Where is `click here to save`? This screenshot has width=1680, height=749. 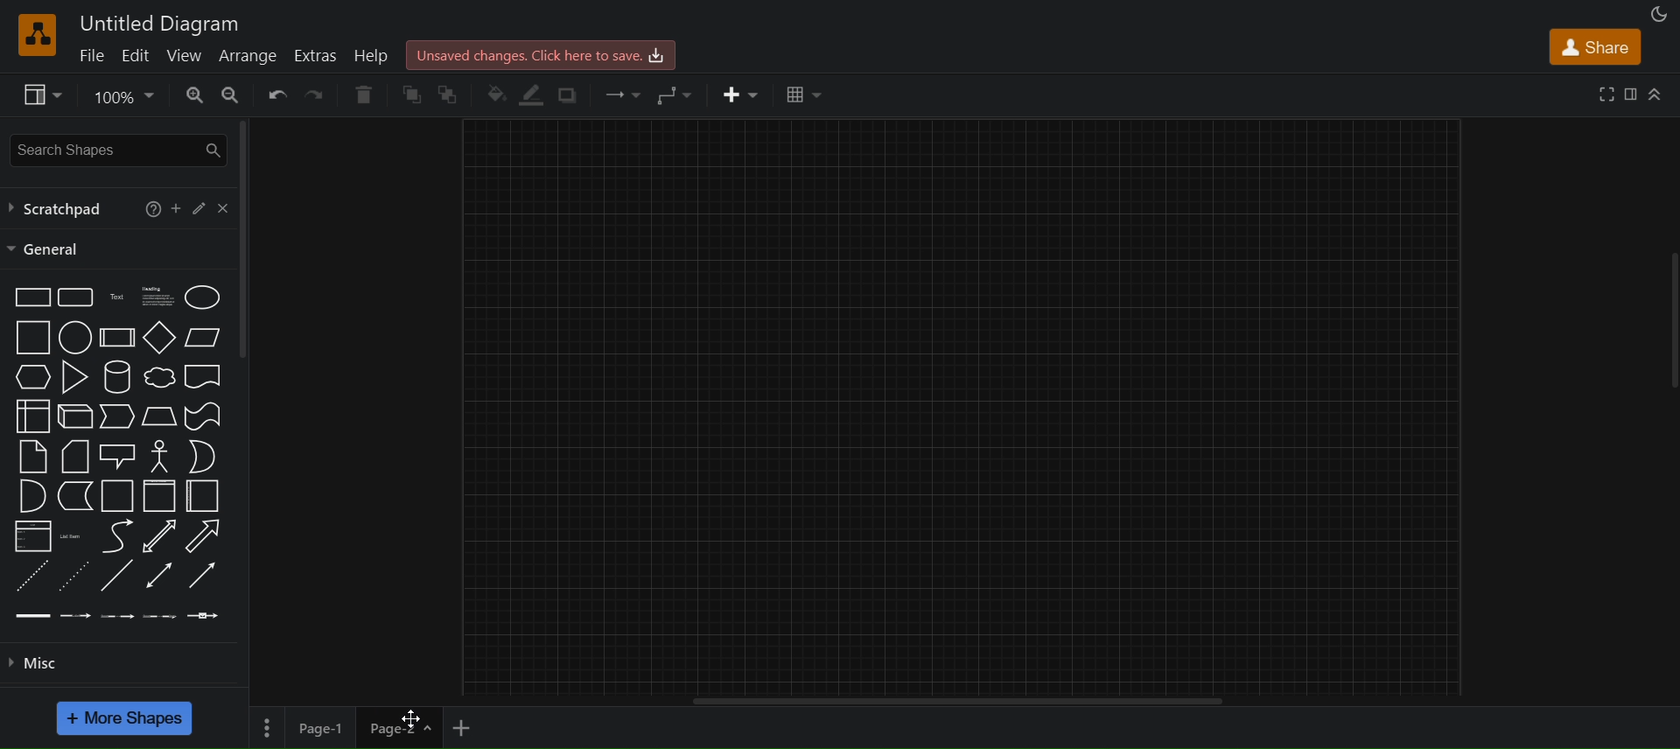 click here to save is located at coordinates (542, 53).